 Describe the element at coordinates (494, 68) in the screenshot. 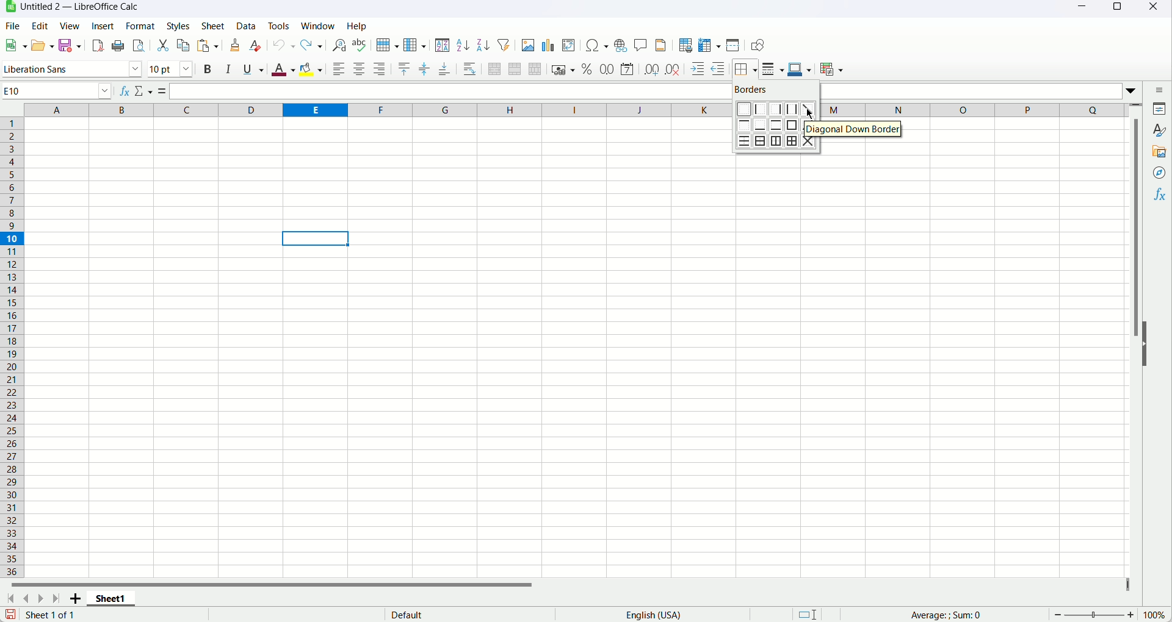

I see `Merge and center` at that location.